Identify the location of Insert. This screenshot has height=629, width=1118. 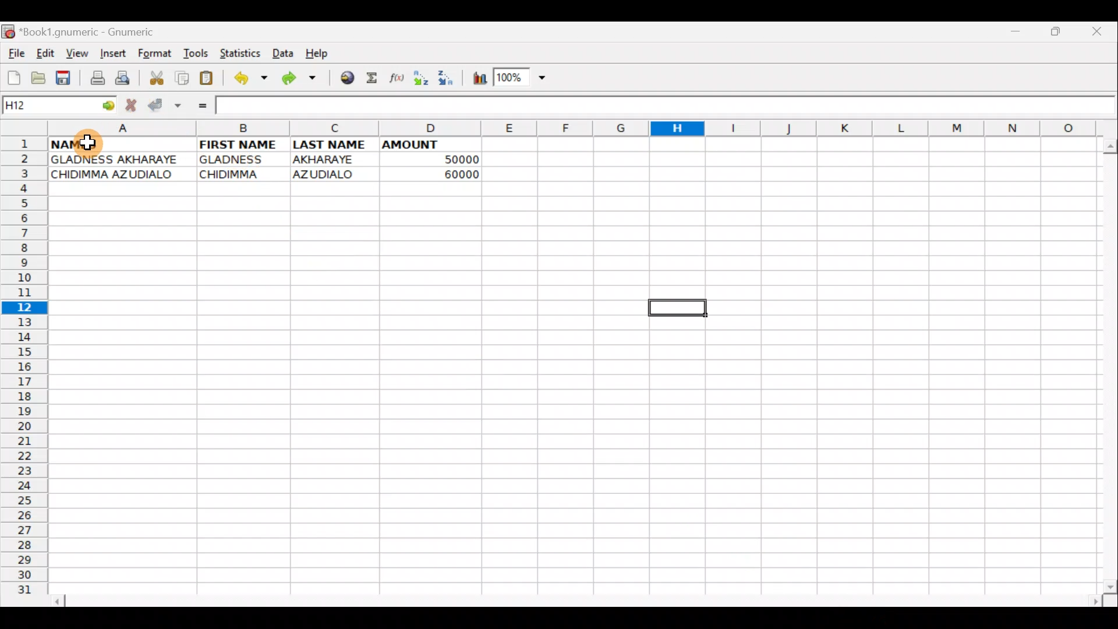
(115, 53).